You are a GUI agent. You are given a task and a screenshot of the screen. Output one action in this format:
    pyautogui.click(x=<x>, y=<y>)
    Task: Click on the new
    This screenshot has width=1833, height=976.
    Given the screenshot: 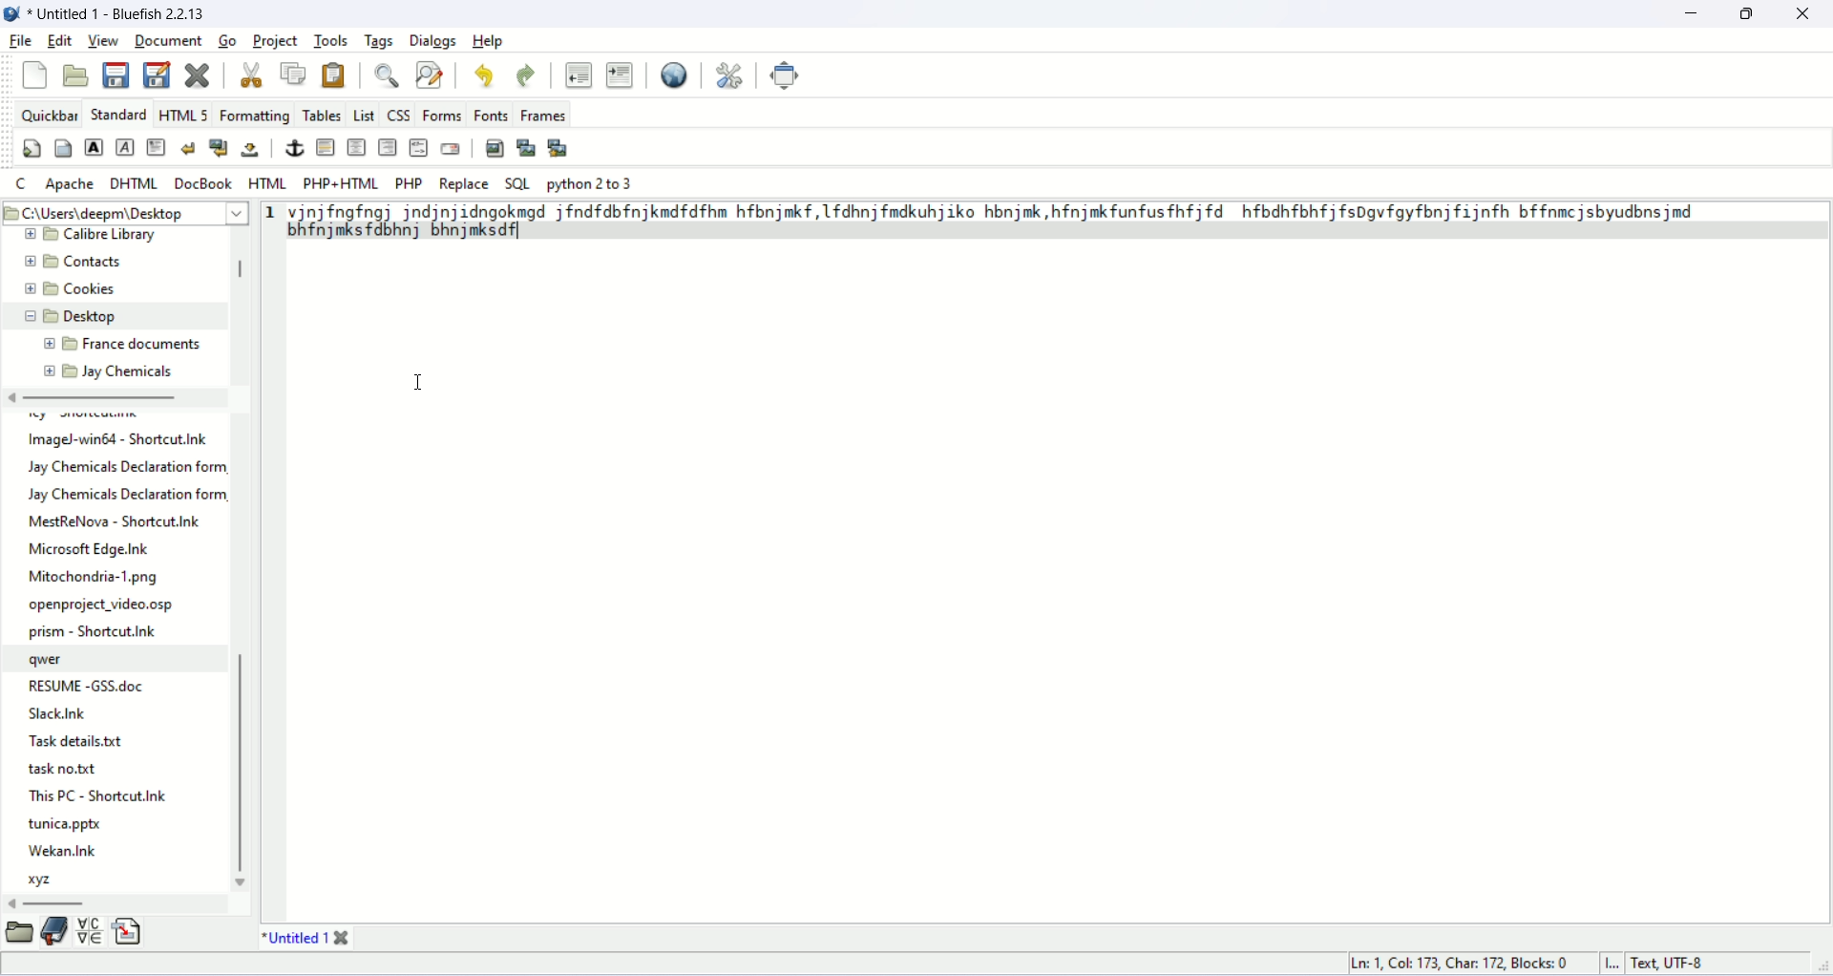 What is the action you would take?
    pyautogui.click(x=34, y=74)
    